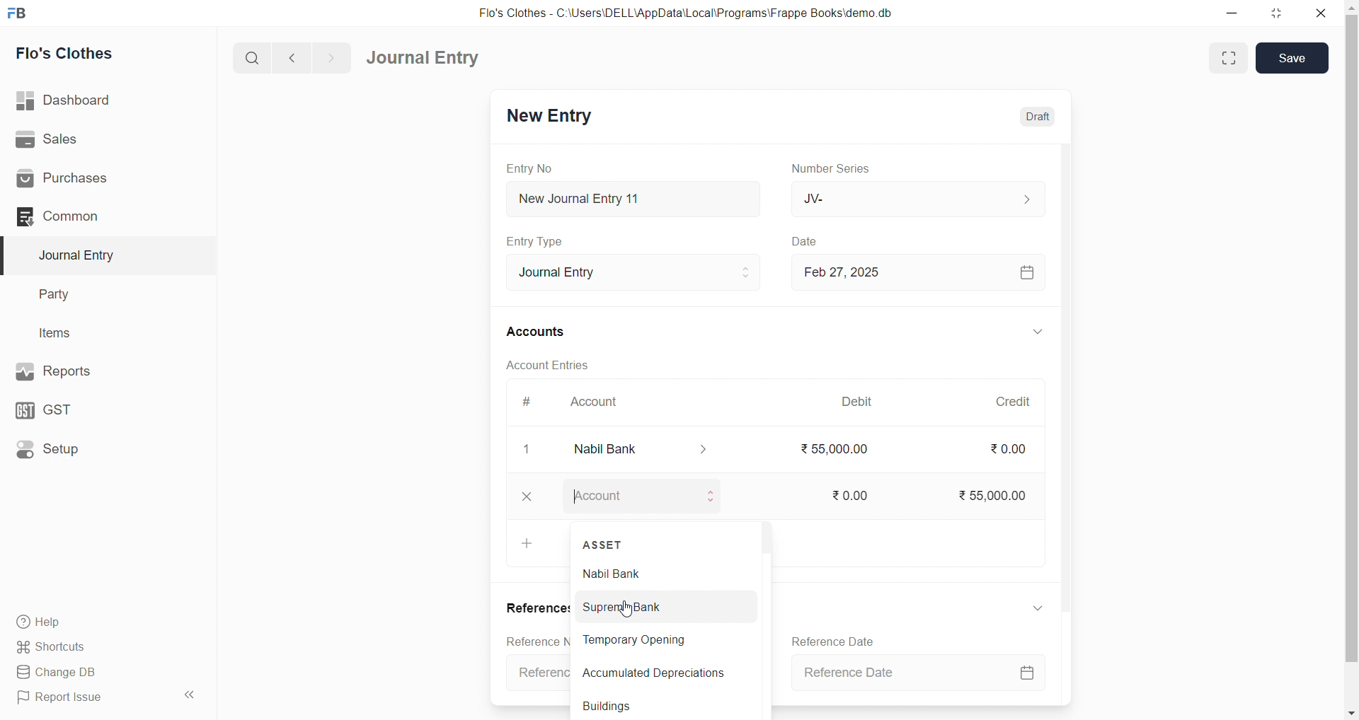 The width and height of the screenshot is (1359, 720). I want to click on Draft, so click(1040, 116).